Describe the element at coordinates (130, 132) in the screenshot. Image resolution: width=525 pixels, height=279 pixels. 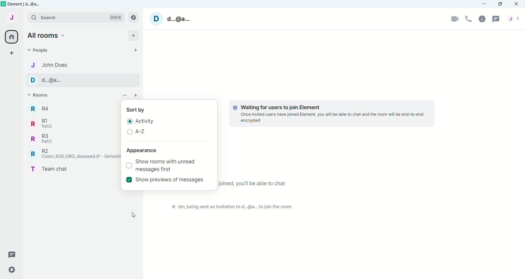
I see `Radio Button` at that location.